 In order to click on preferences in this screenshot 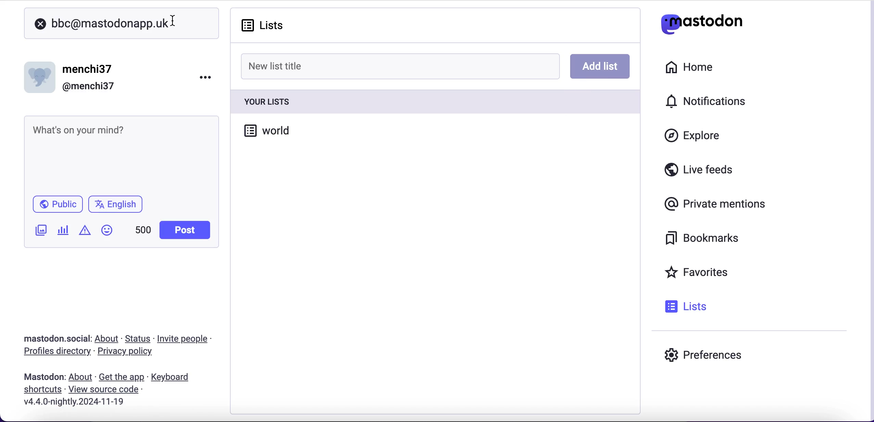, I will do `click(704, 355)`.